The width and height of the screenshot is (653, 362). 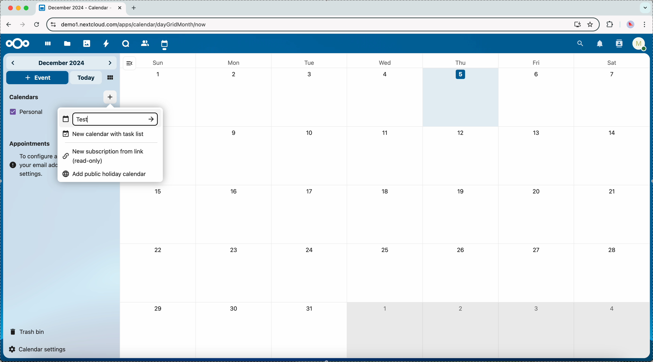 I want to click on 28, so click(x=612, y=250).